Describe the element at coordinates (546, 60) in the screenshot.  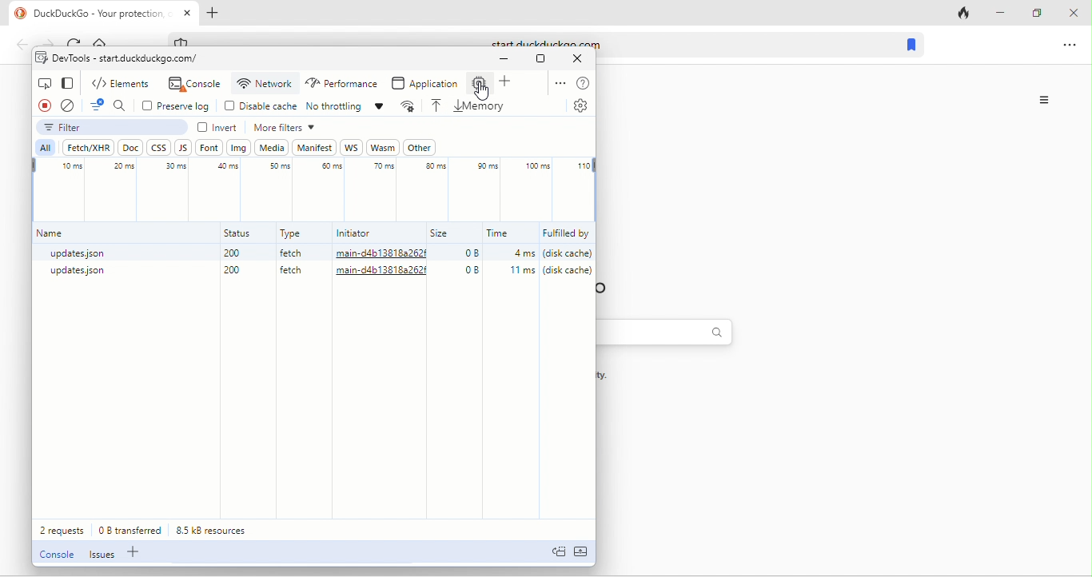
I see `maximize` at that location.